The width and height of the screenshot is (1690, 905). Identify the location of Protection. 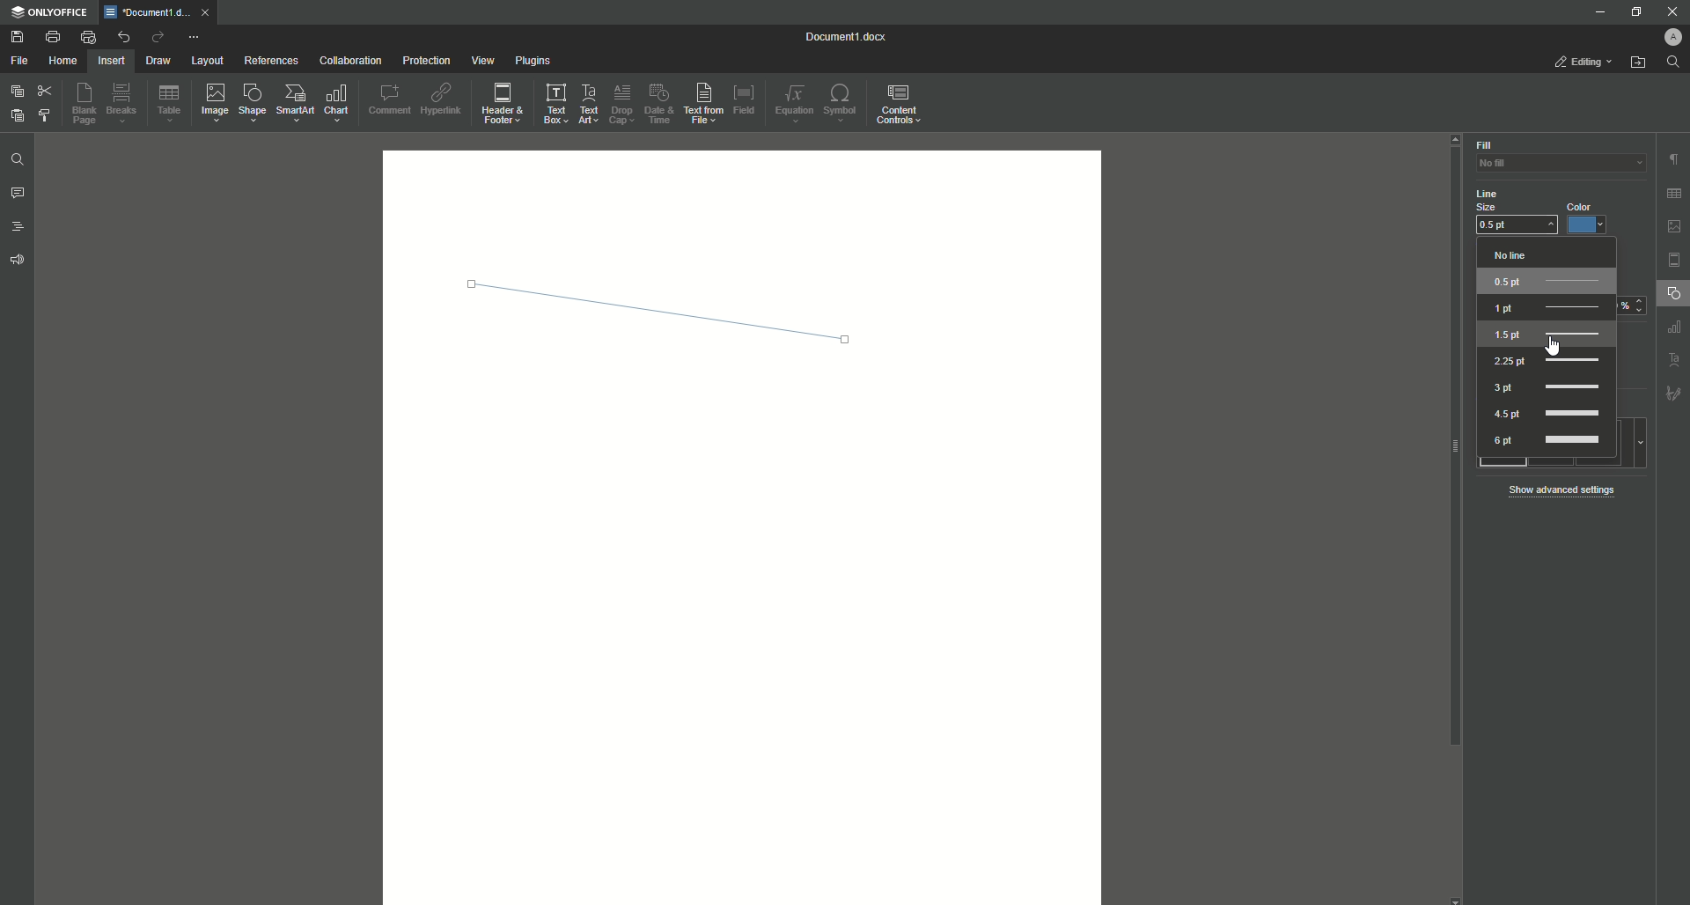
(425, 61).